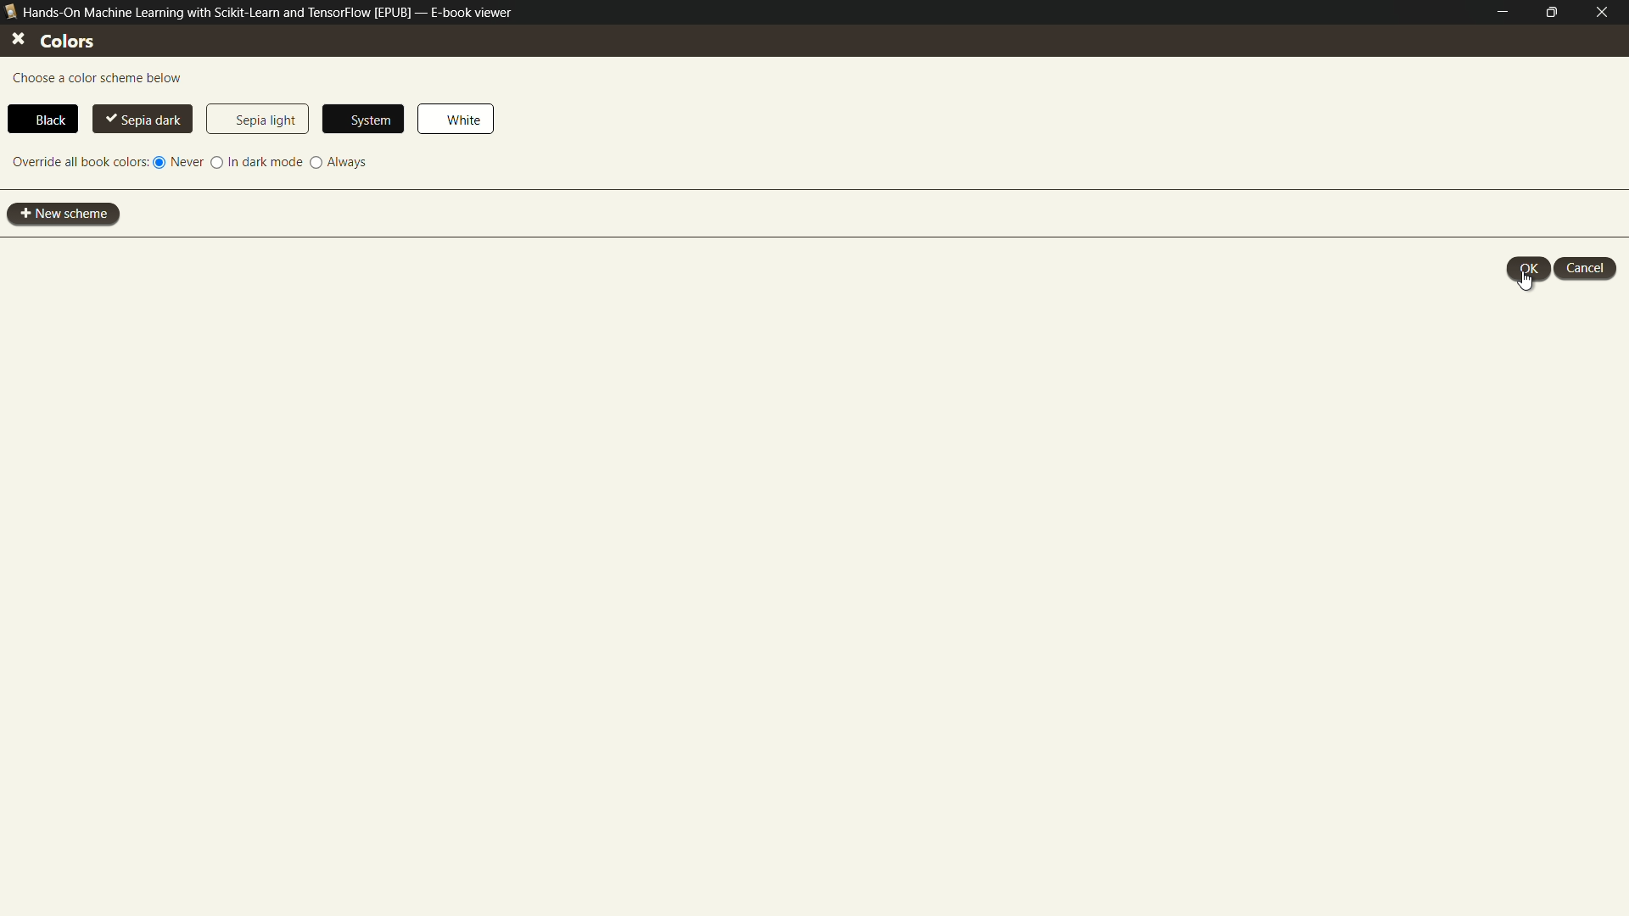 The width and height of the screenshot is (1629, 916). Describe the element at coordinates (1607, 13) in the screenshot. I see `close e-book viewer mode` at that location.